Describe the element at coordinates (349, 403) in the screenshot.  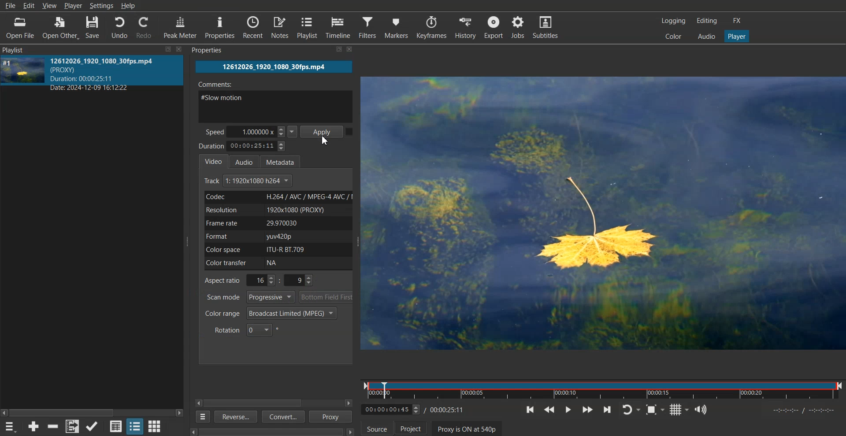
I see `Scroll Right` at that location.